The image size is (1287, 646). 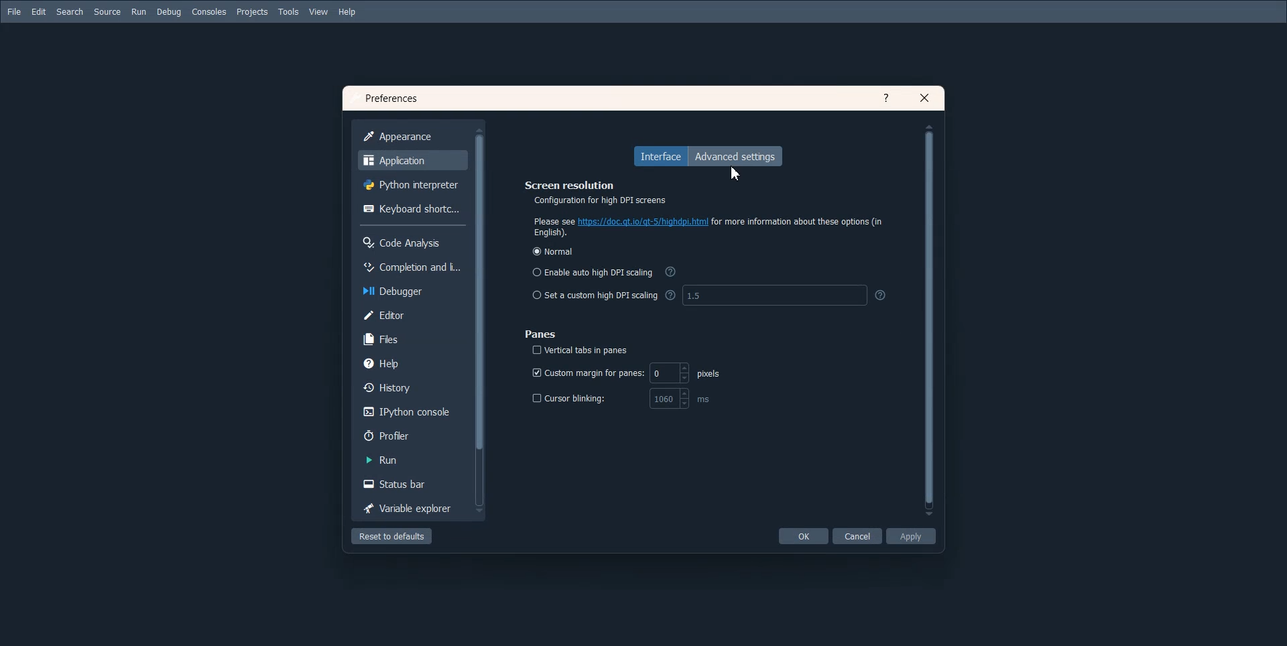 What do you see at coordinates (410, 137) in the screenshot?
I see `Appearance` at bounding box center [410, 137].